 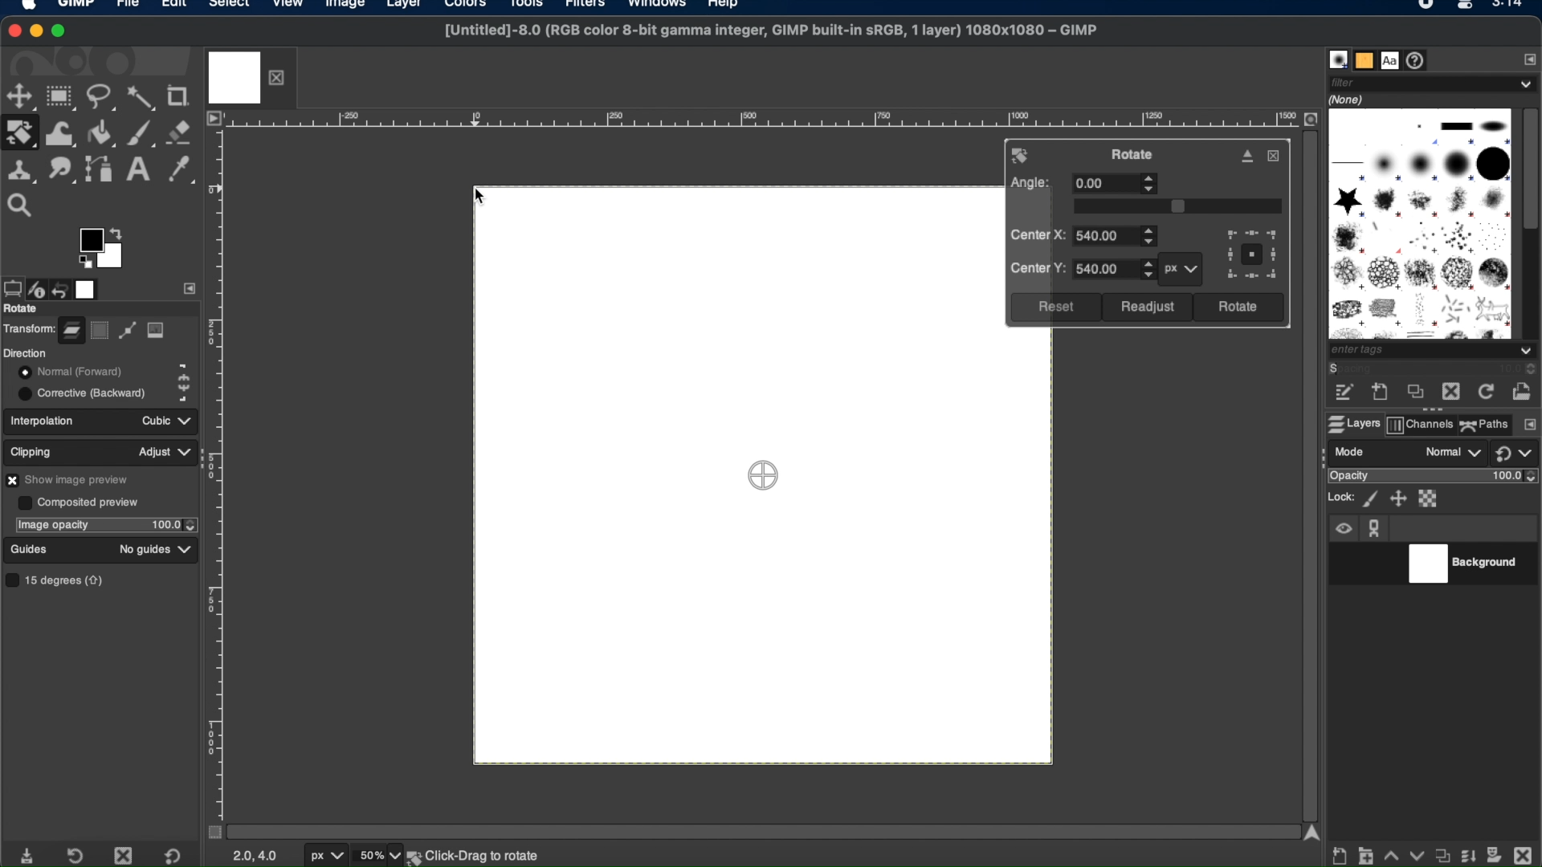 What do you see at coordinates (288, 6) in the screenshot?
I see `view` at bounding box center [288, 6].